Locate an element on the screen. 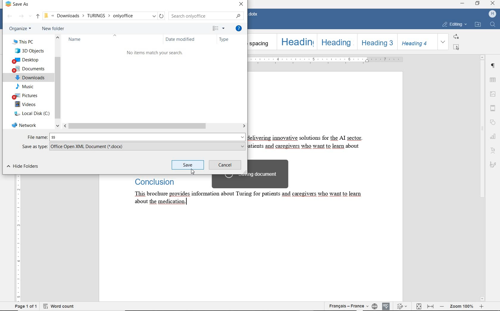  CANCEL is located at coordinates (226, 165).